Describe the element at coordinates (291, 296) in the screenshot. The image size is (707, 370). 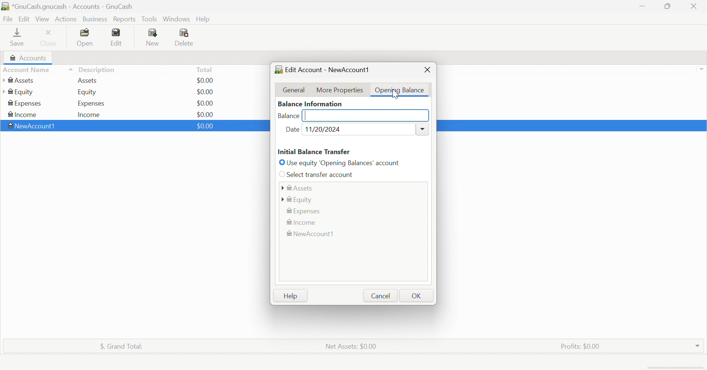
I see `Help` at that location.